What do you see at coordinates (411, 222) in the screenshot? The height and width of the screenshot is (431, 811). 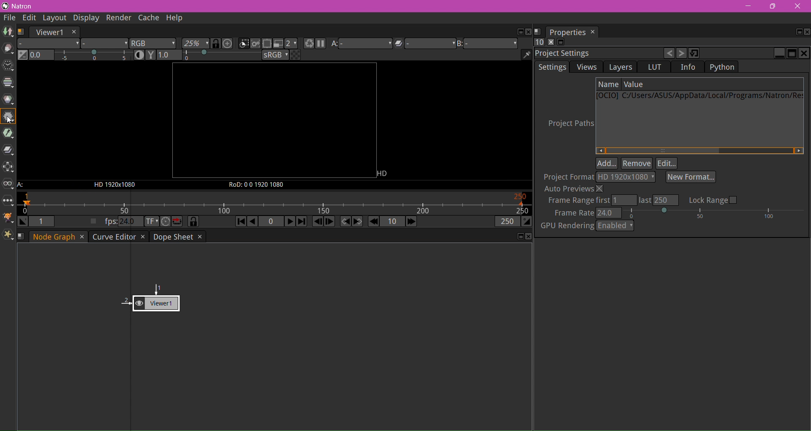 I see `Next Increment` at bounding box center [411, 222].